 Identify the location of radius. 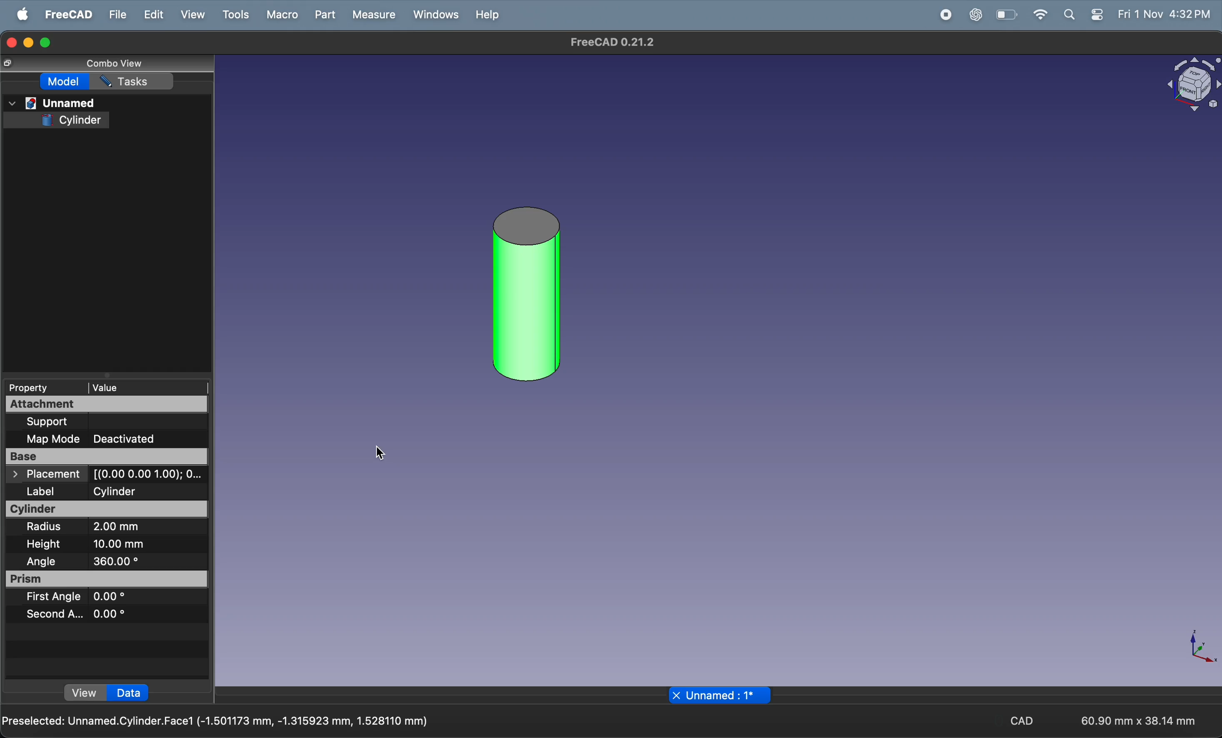
(49, 527).